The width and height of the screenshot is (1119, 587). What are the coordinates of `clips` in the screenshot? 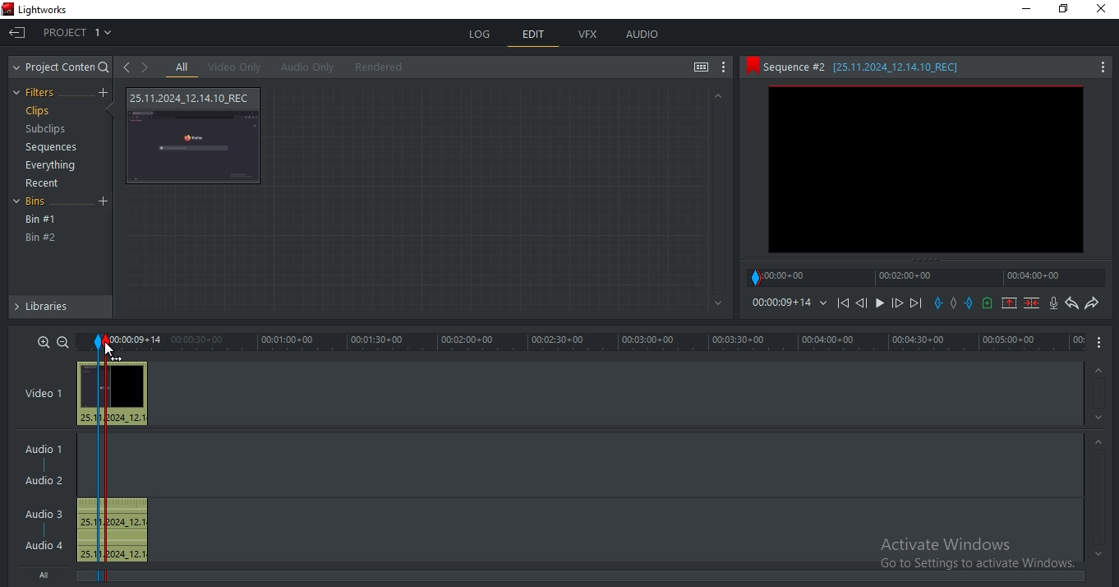 It's located at (37, 111).